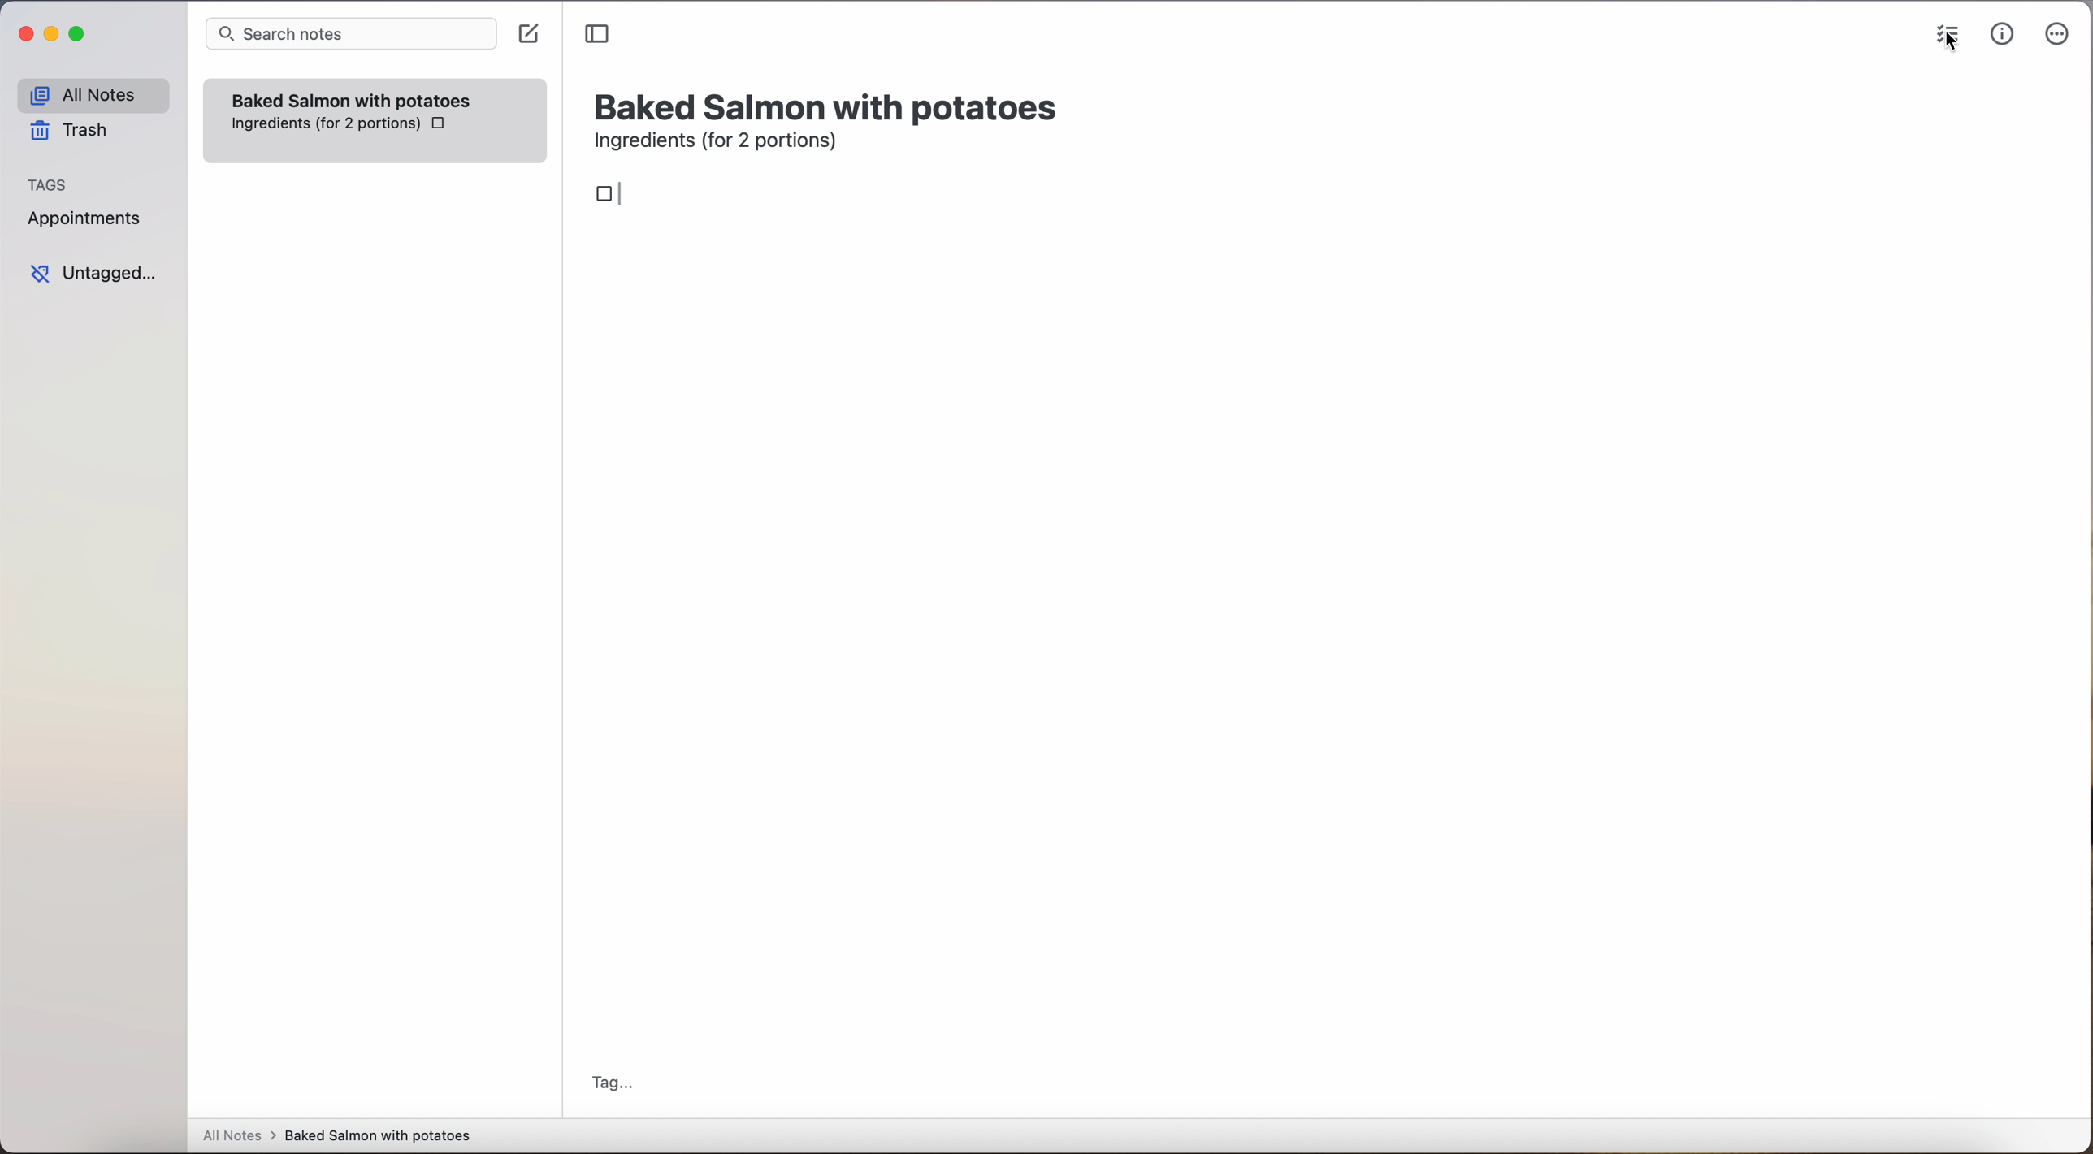 The height and width of the screenshot is (1154, 2093). I want to click on untagged, so click(95, 273).